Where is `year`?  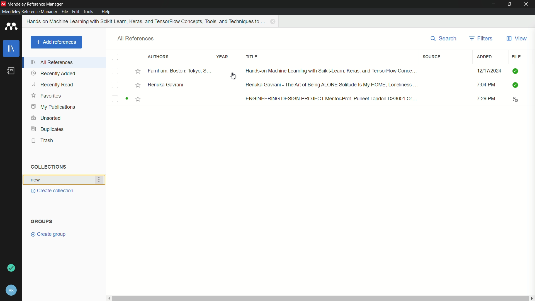 year is located at coordinates (223, 57).